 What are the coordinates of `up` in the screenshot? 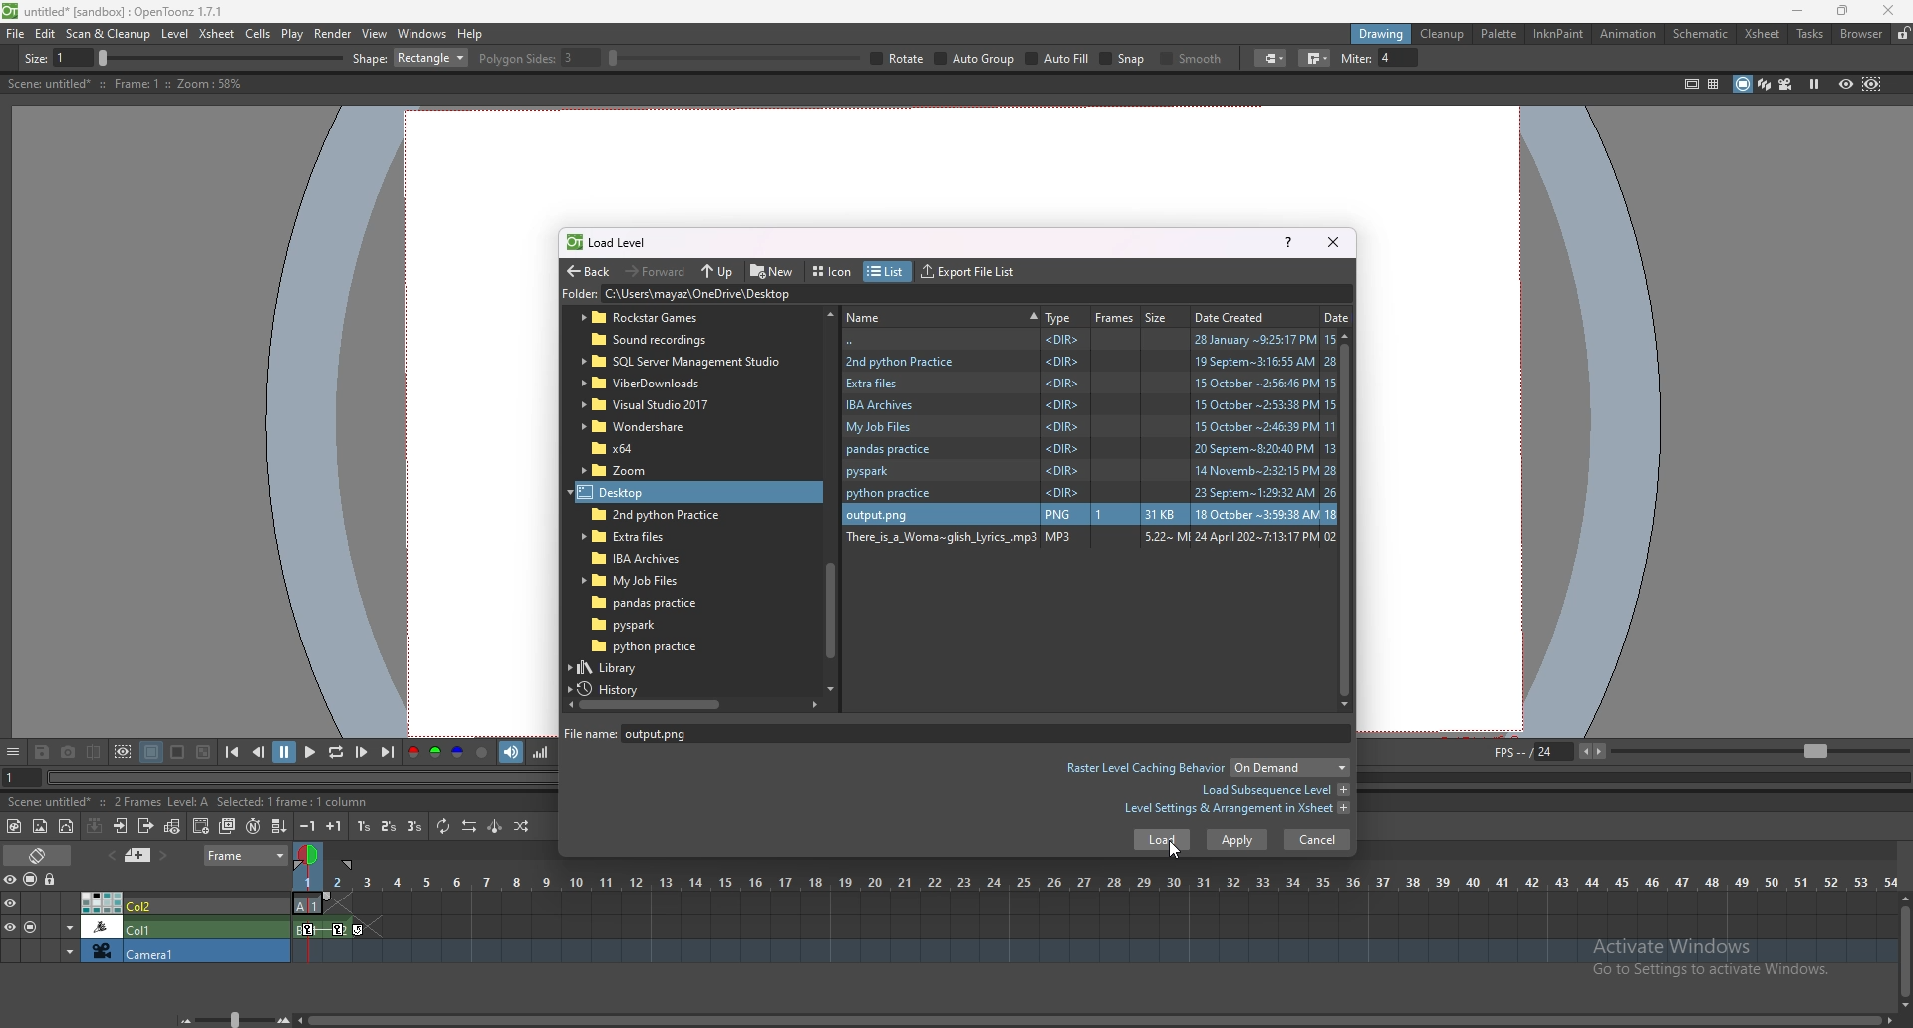 It's located at (717, 272).